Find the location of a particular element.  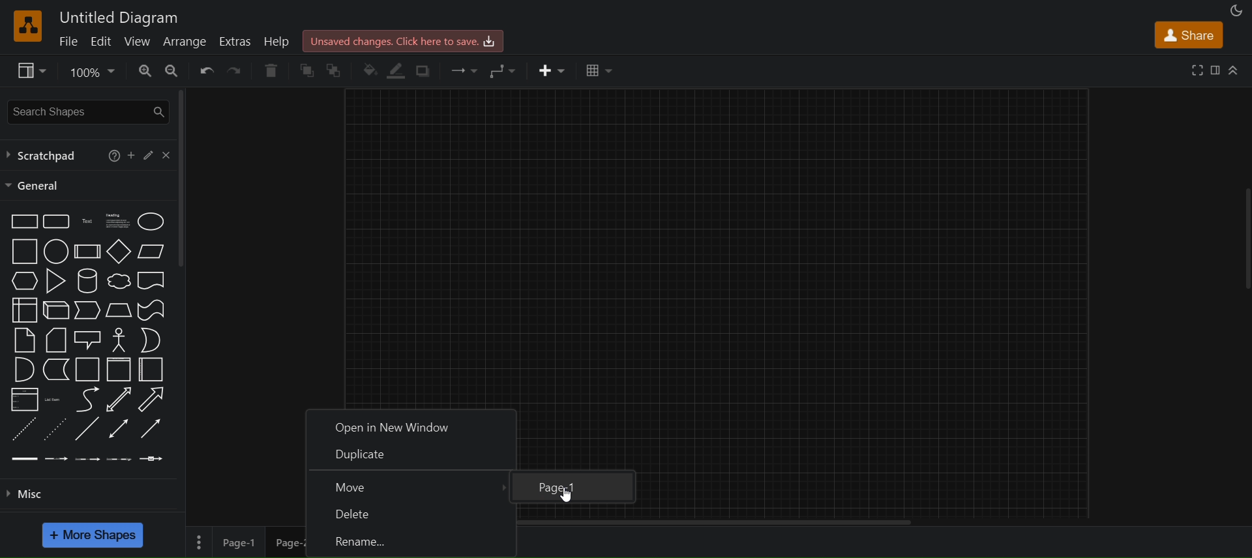

directional connector is located at coordinates (151, 428).